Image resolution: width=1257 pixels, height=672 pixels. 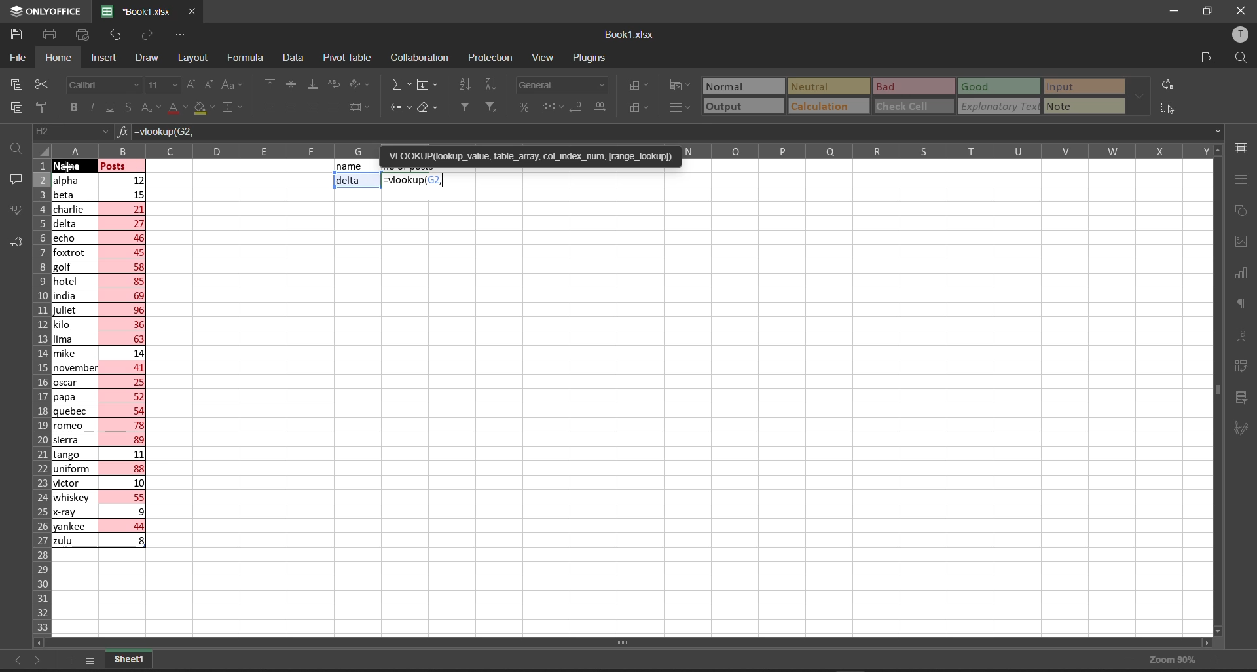 What do you see at coordinates (124, 357) in the screenshot?
I see `posts` at bounding box center [124, 357].